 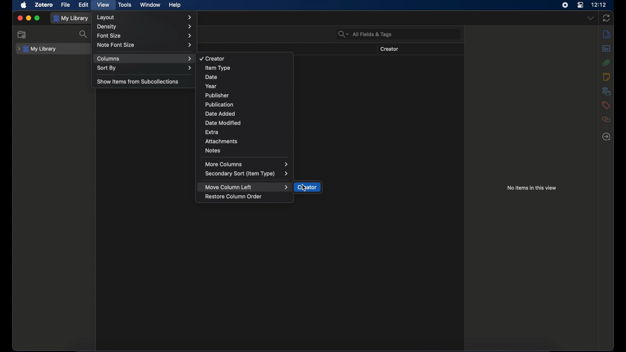 What do you see at coordinates (175, 5) in the screenshot?
I see `help` at bounding box center [175, 5].